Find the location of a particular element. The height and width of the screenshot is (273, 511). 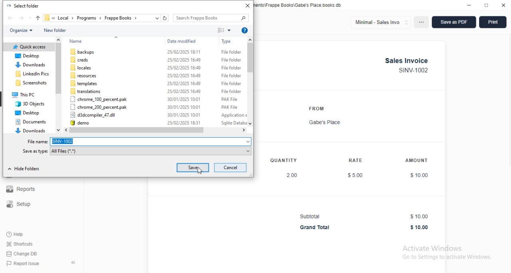

file folder is located at coordinates (231, 91).